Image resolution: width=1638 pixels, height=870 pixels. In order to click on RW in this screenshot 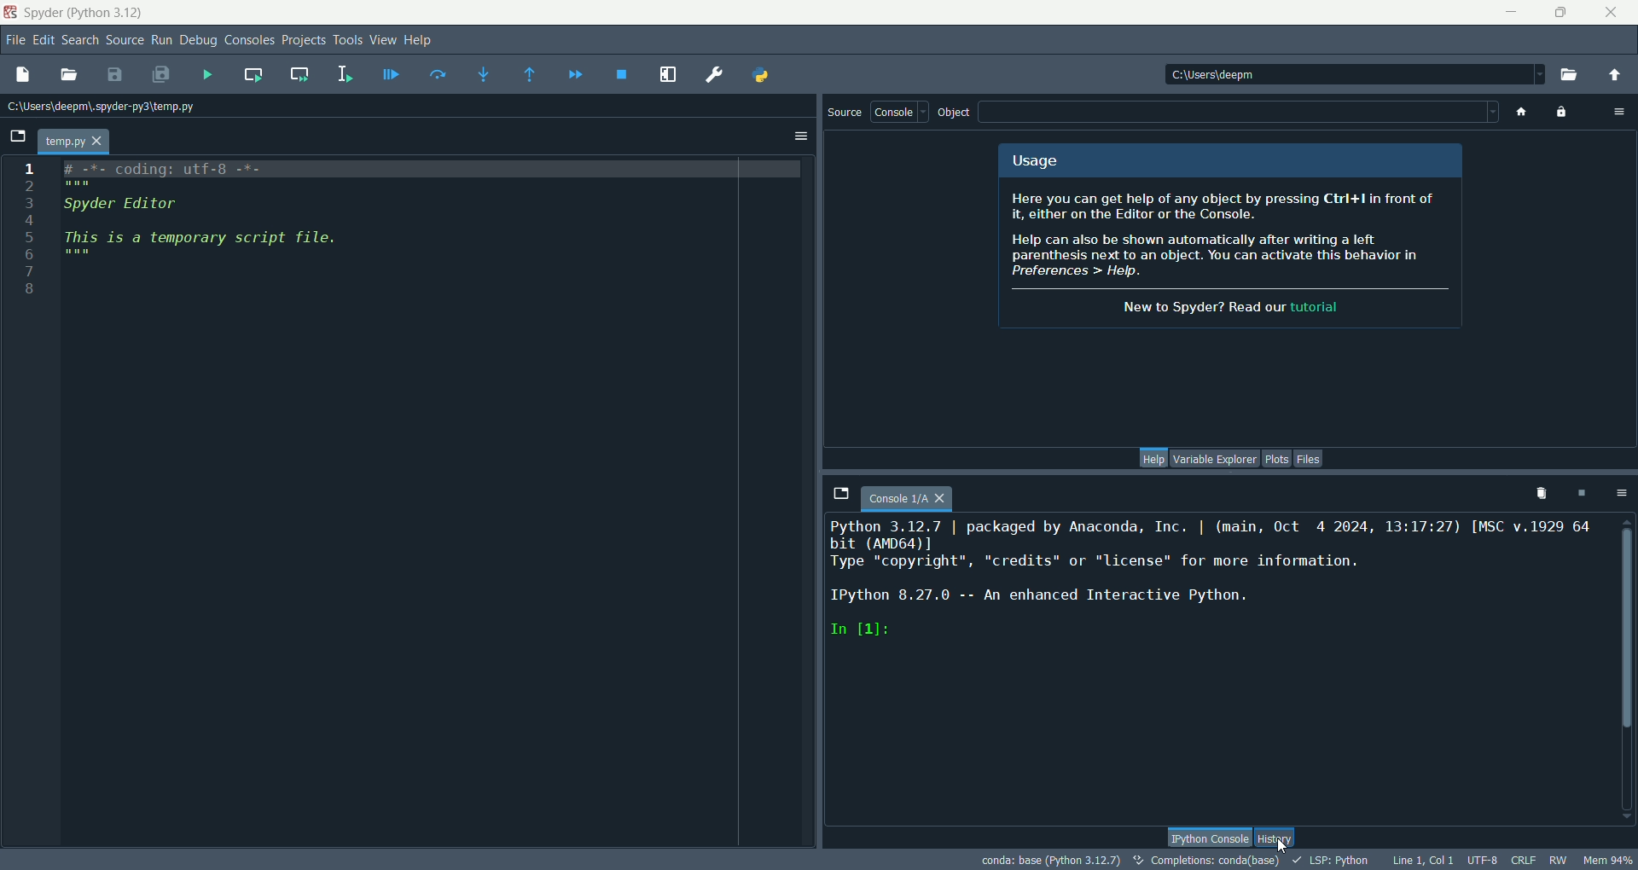, I will do `click(1560, 860)`.